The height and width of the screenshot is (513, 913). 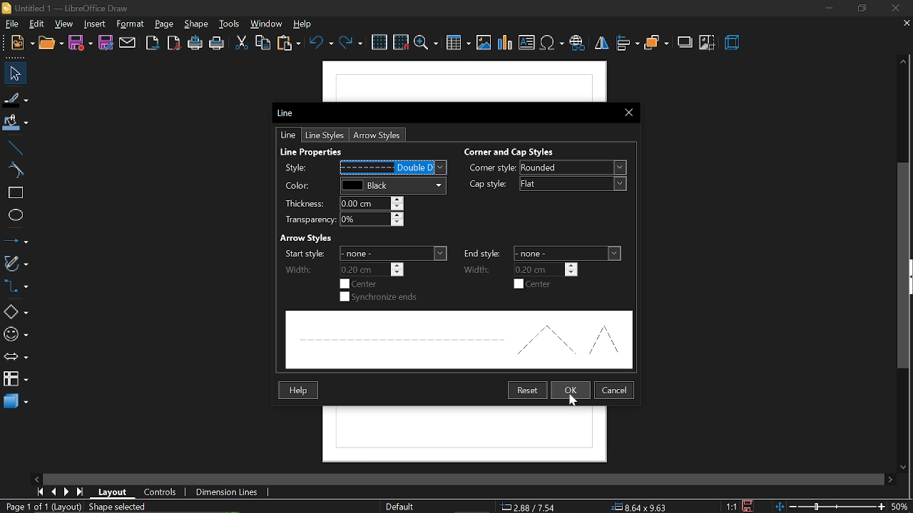 What do you see at coordinates (16, 357) in the screenshot?
I see `arrows` at bounding box center [16, 357].